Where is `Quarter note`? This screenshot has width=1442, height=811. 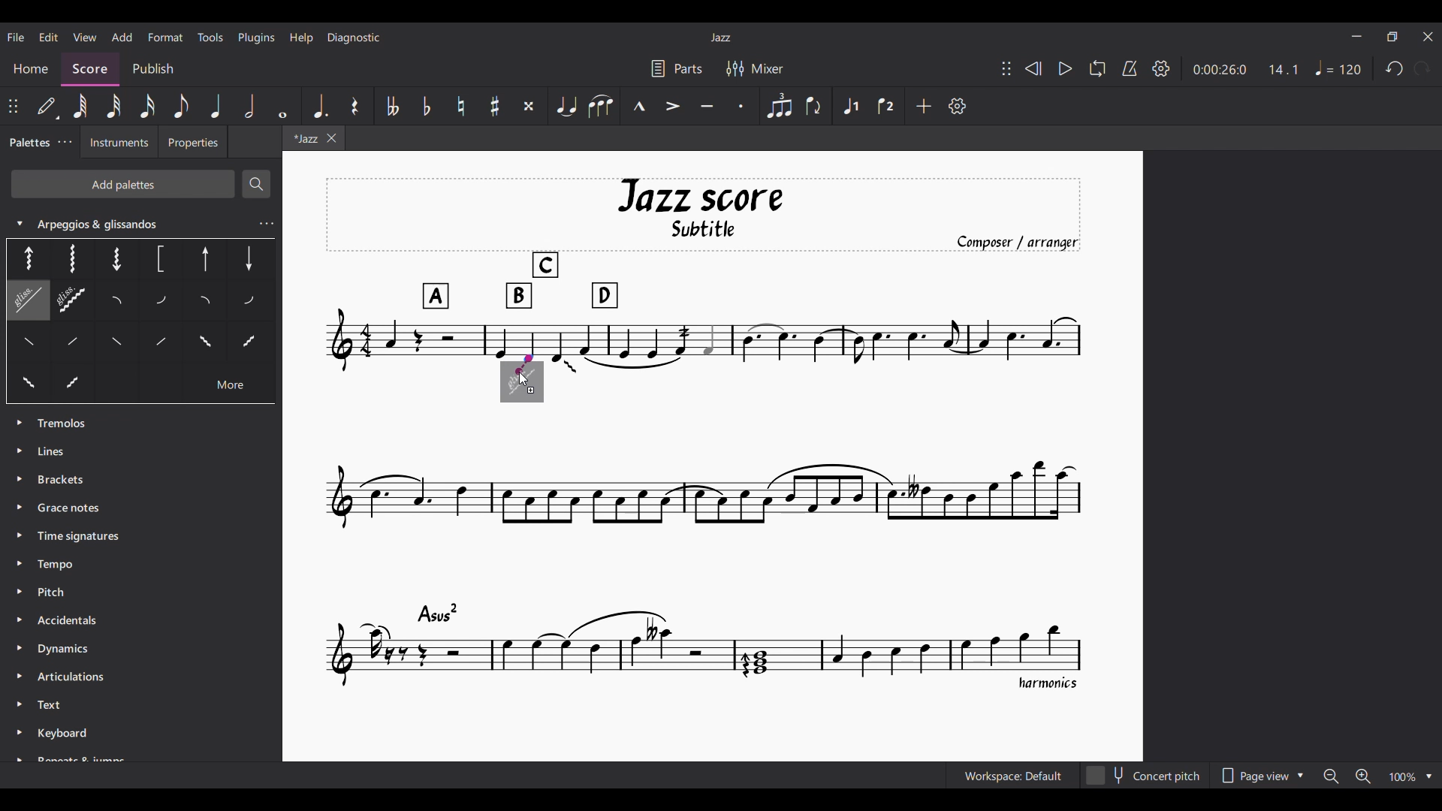 Quarter note is located at coordinates (215, 106).